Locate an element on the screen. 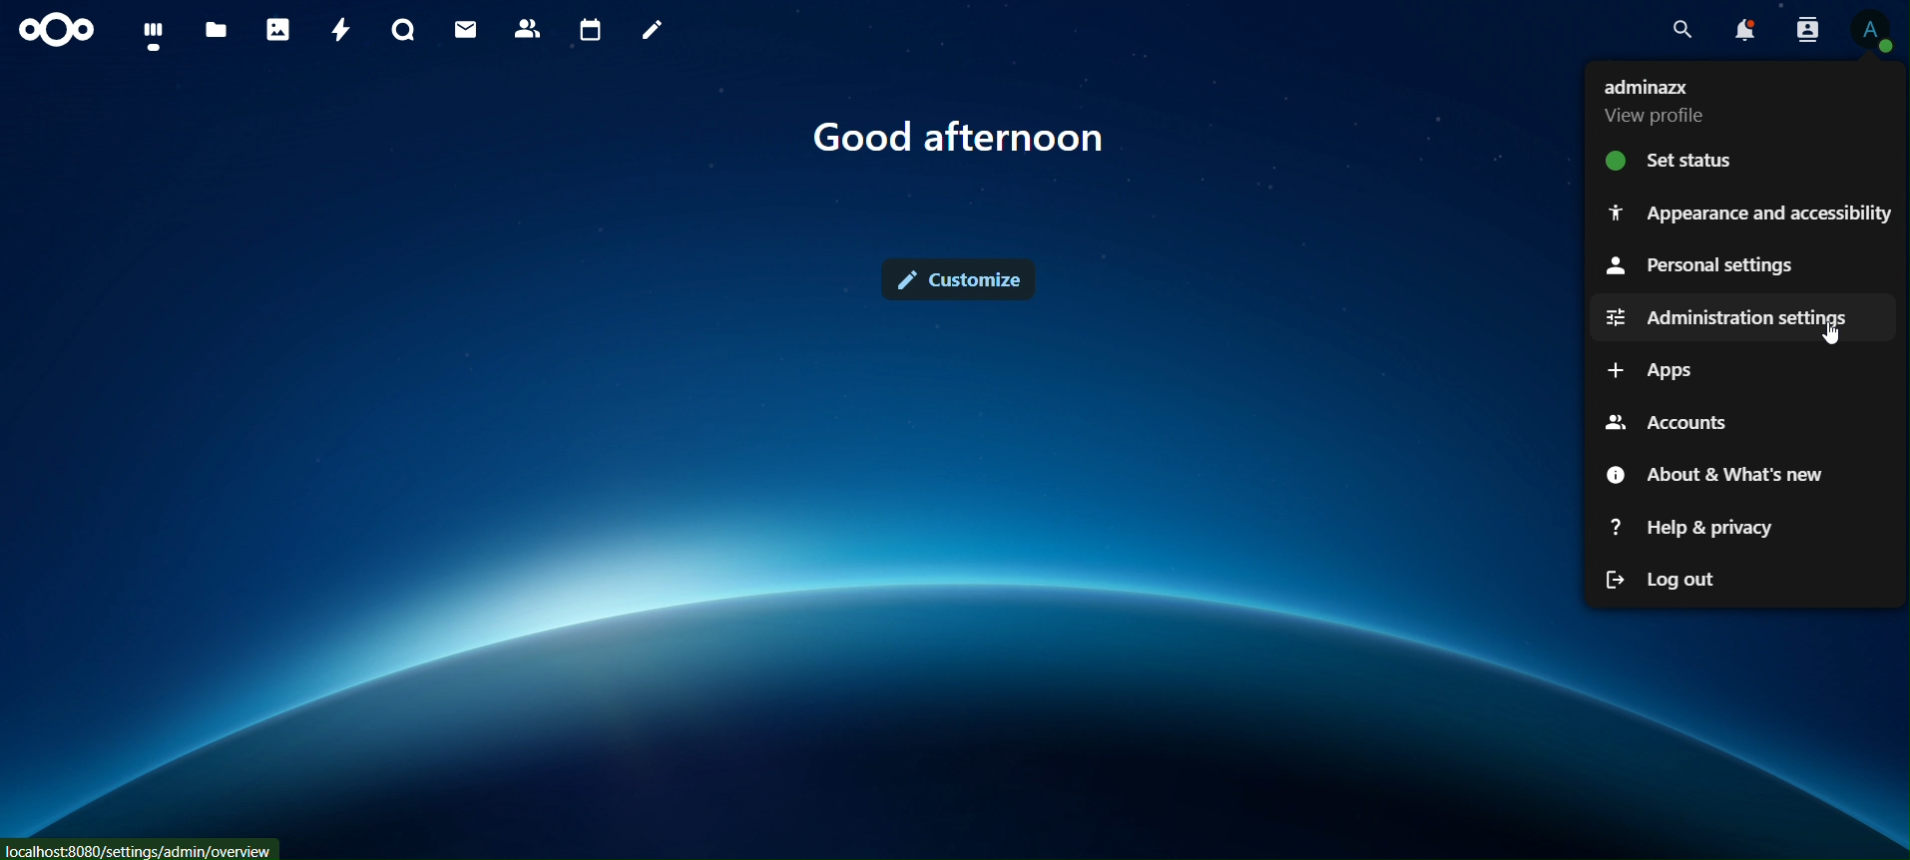 The height and width of the screenshot is (860, 1910). View Profile is located at coordinates (1872, 30).